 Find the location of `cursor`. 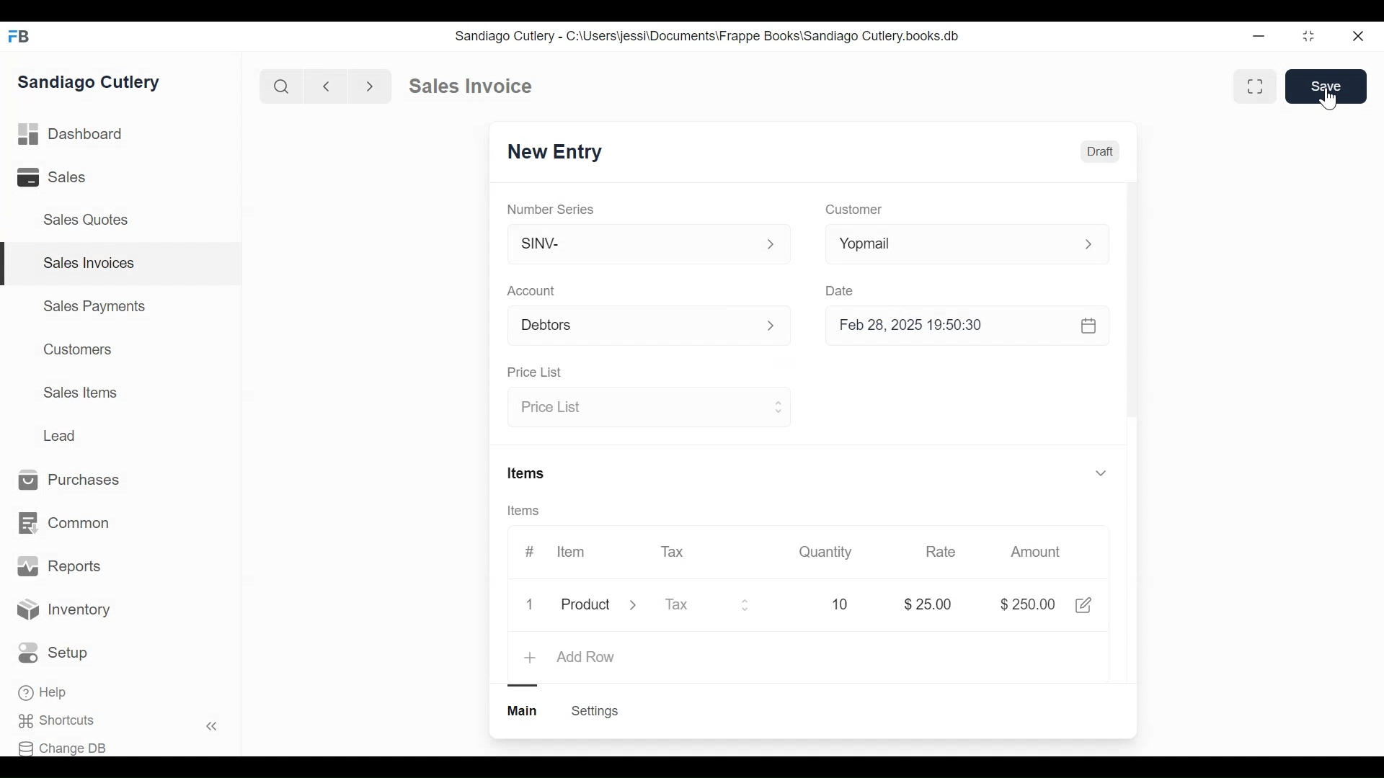

cursor is located at coordinates (1329, 101).